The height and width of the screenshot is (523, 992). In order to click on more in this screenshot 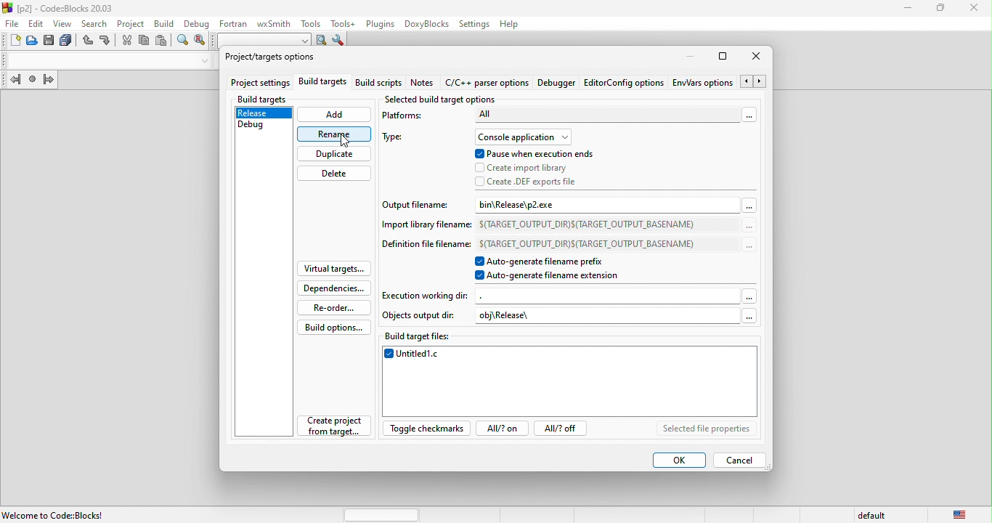, I will do `click(747, 114)`.